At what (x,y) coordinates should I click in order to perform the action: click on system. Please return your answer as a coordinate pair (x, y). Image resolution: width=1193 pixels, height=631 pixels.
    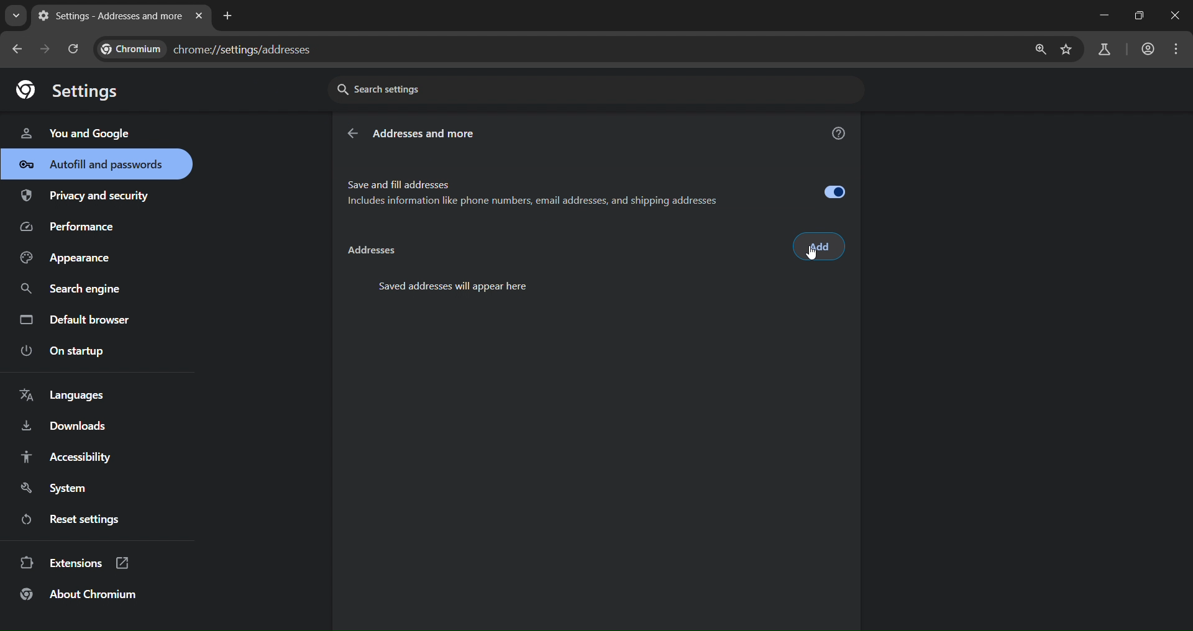
    Looking at the image, I should click on (57, 489).